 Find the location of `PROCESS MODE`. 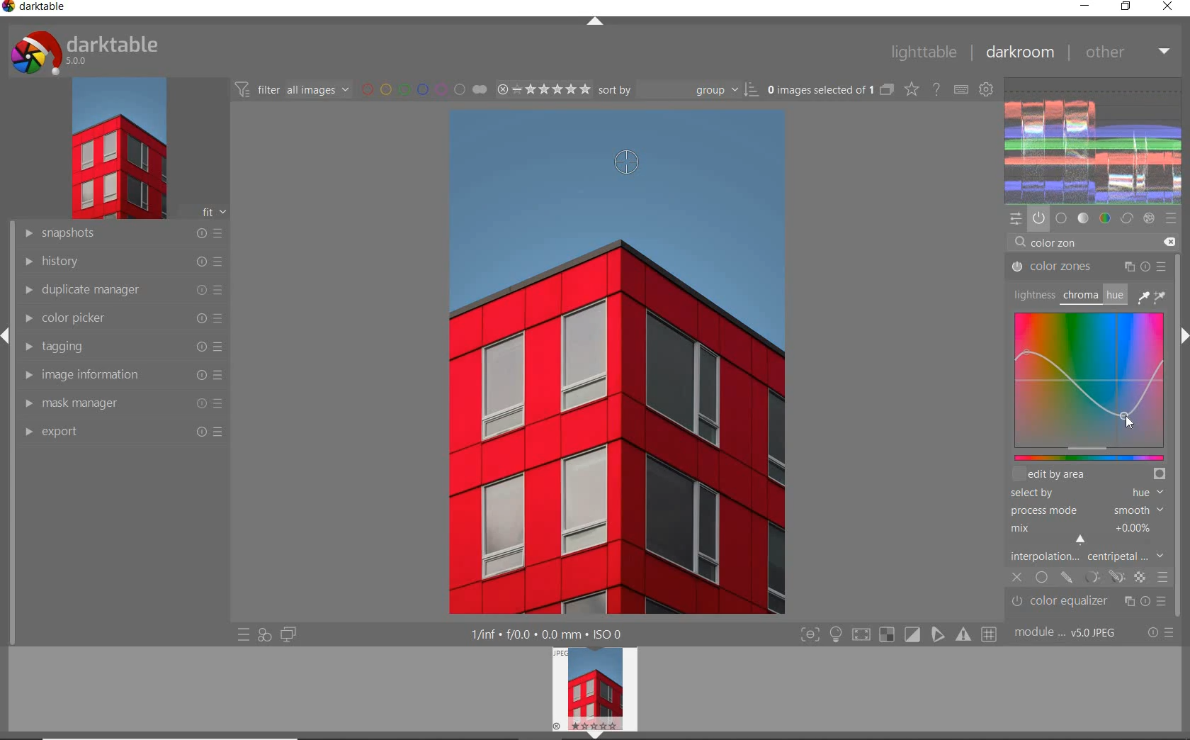

PROCESS MODE is located at coordinates (1085, 510).